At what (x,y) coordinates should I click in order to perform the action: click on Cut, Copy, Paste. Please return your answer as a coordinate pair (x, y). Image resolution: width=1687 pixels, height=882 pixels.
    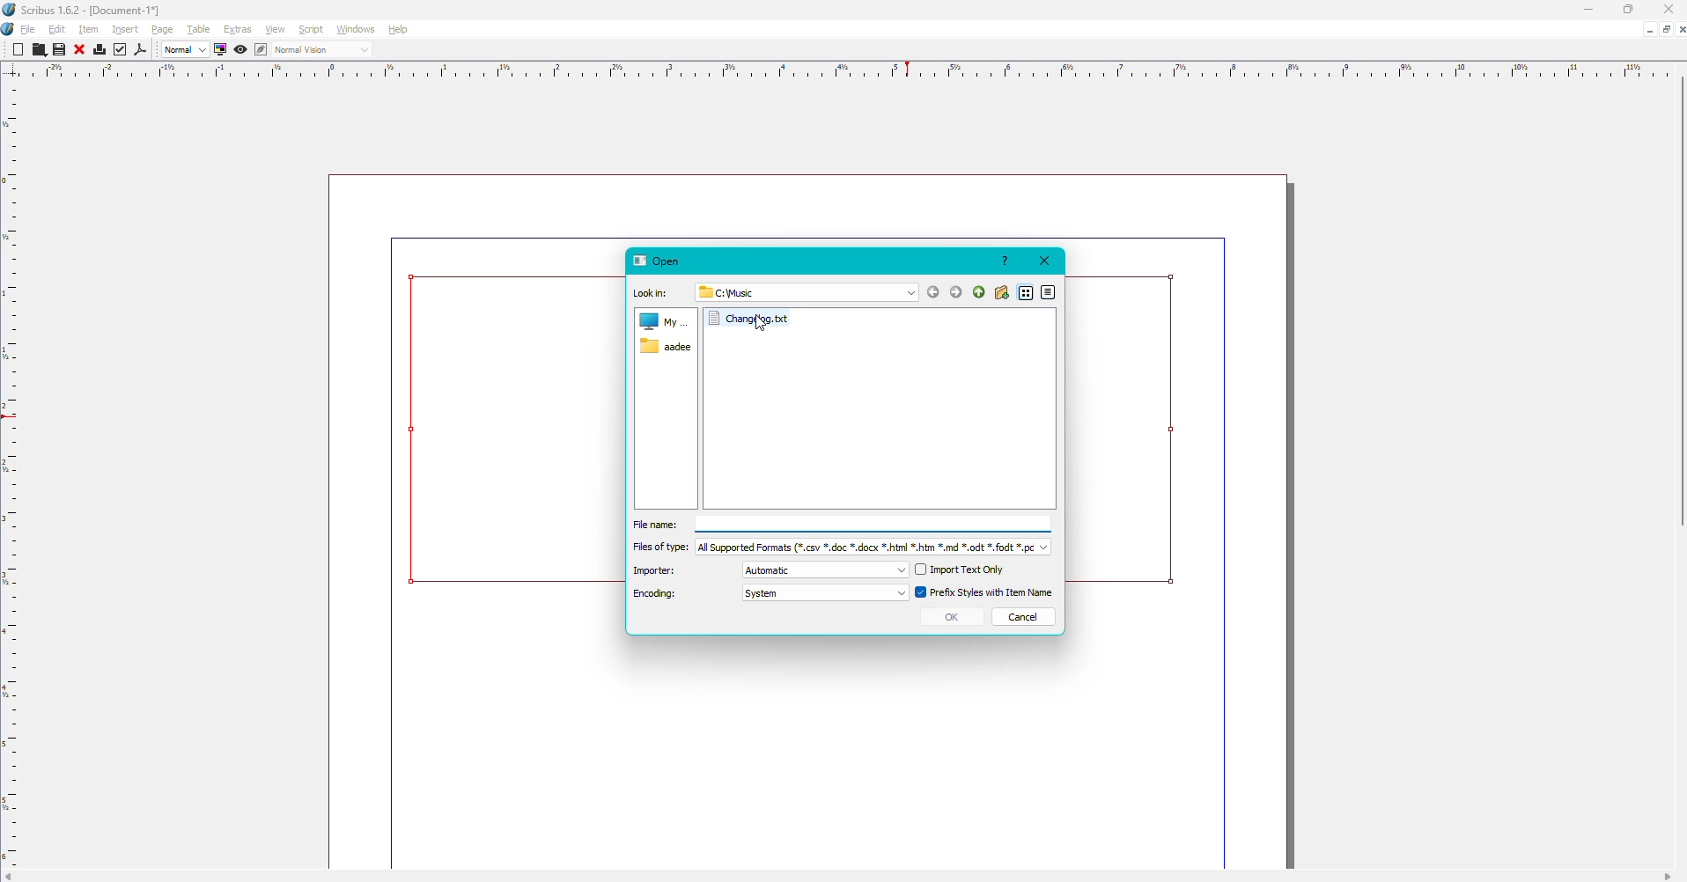
    Looking at the image, I should click on (39, 50).